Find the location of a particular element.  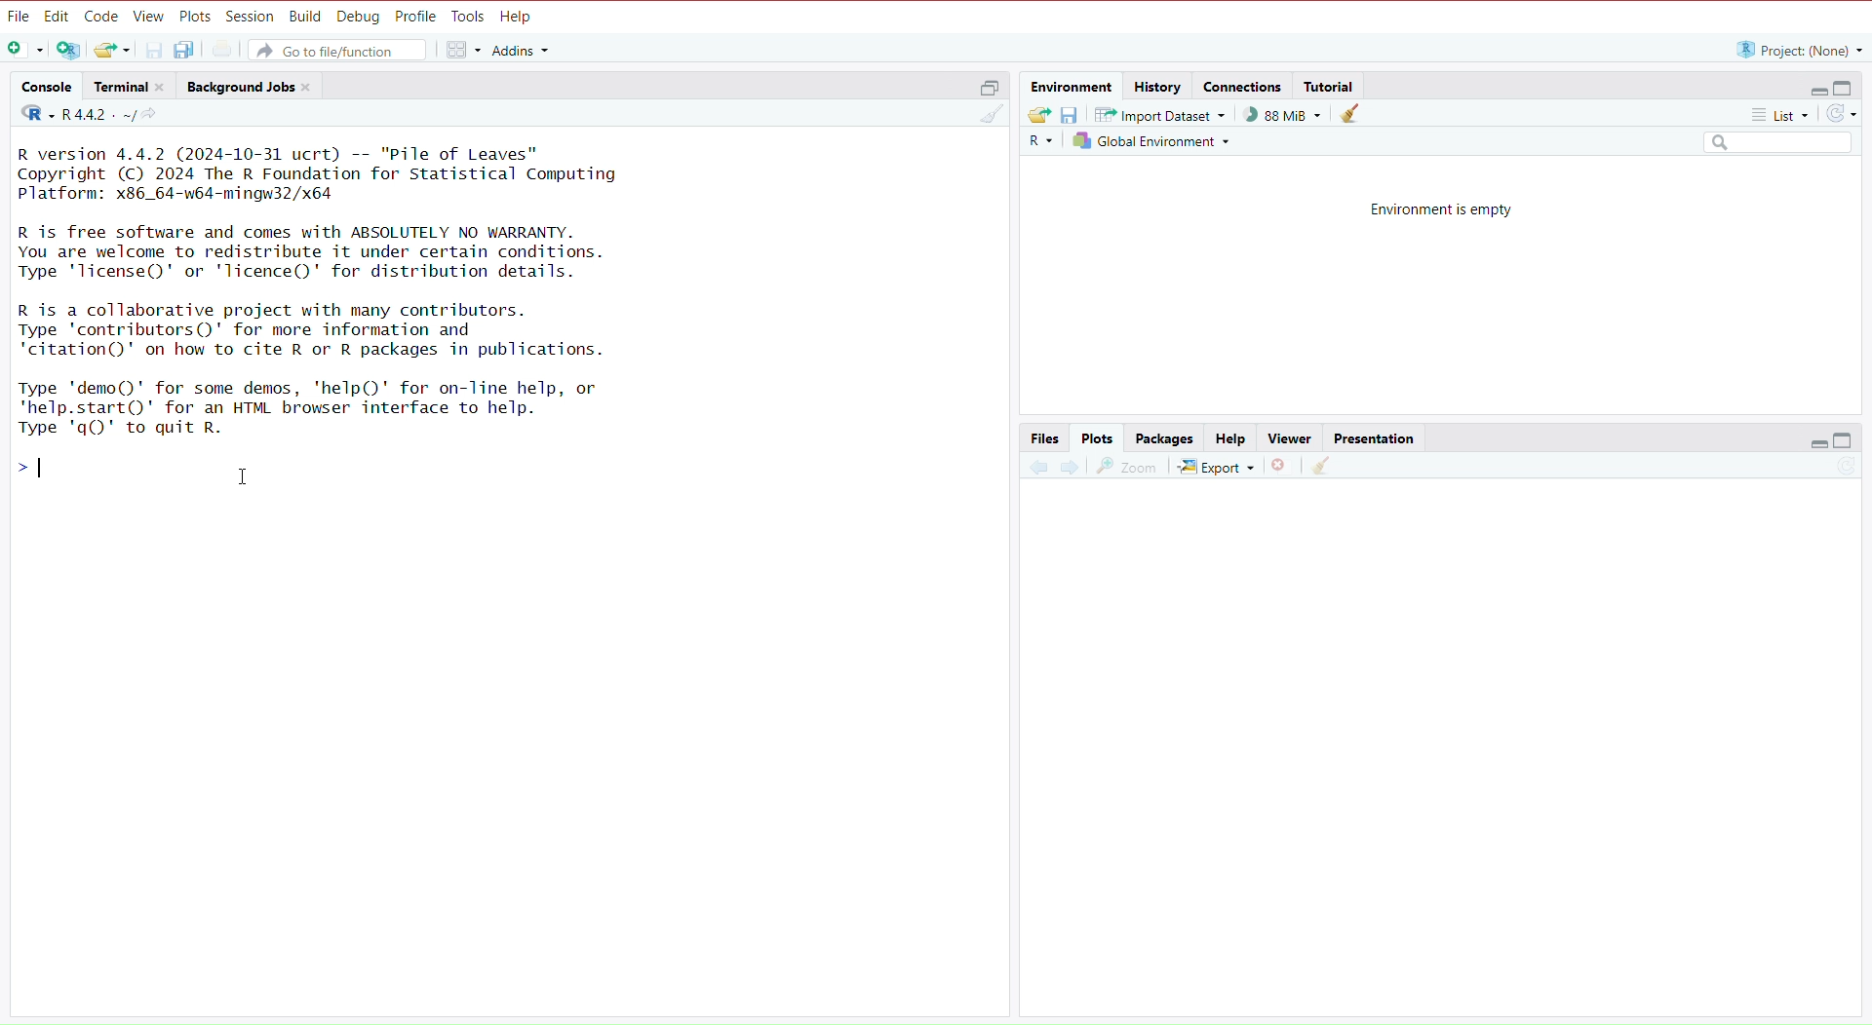

Environment is located at coordinates (1072, 85).